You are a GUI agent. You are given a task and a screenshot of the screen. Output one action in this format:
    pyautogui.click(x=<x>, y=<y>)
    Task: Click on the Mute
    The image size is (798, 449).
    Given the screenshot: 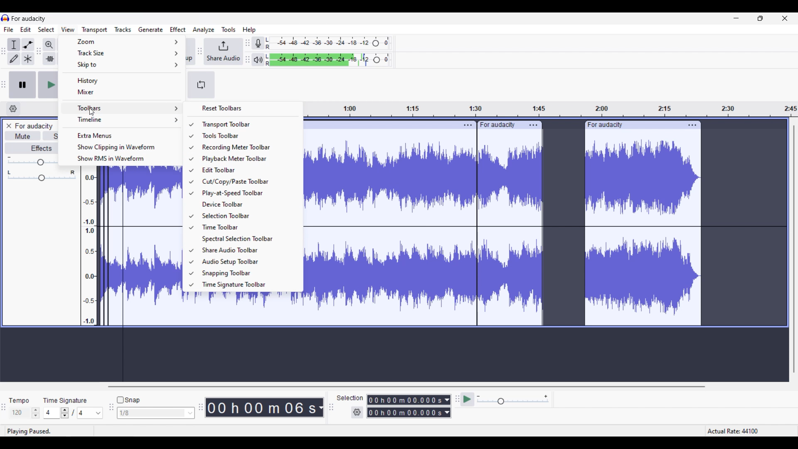 What is the action you would take?
    pyautogui.click(x=22, y=136)
    